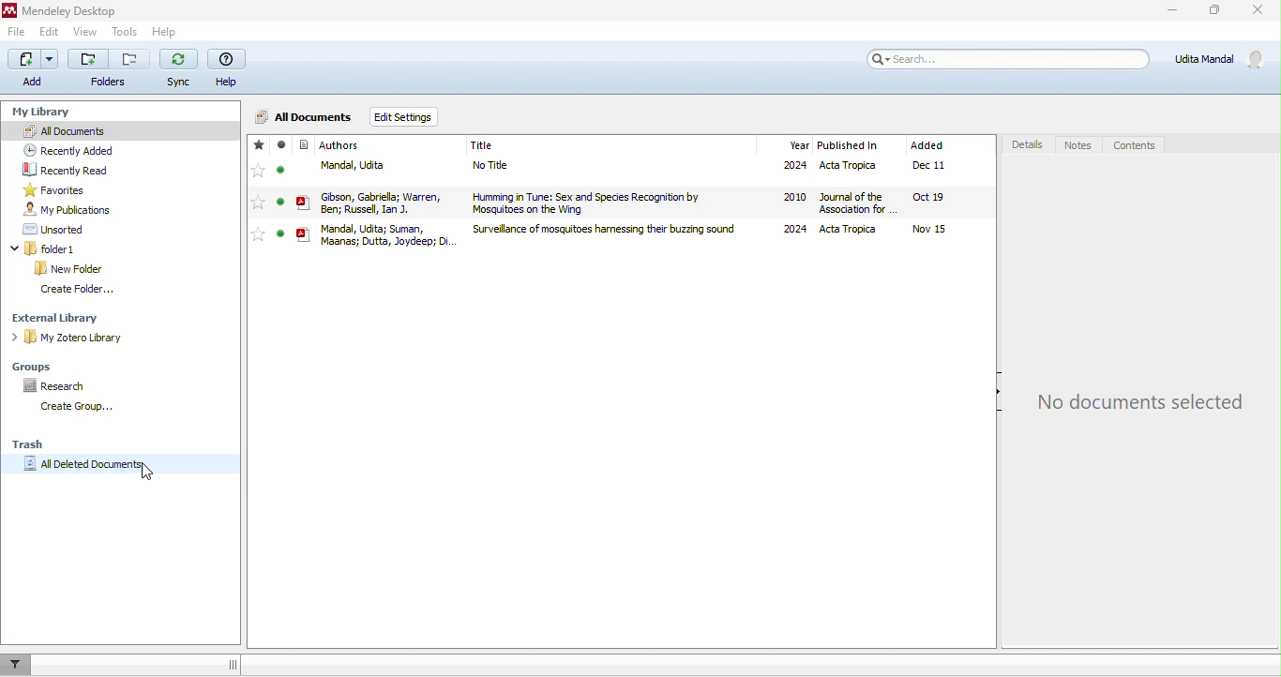 This screenshot has height=677, width=1281. What do you see at coordinates (38, 444) in the screenshot?
I see `trash` at bounding box center [38, 444].